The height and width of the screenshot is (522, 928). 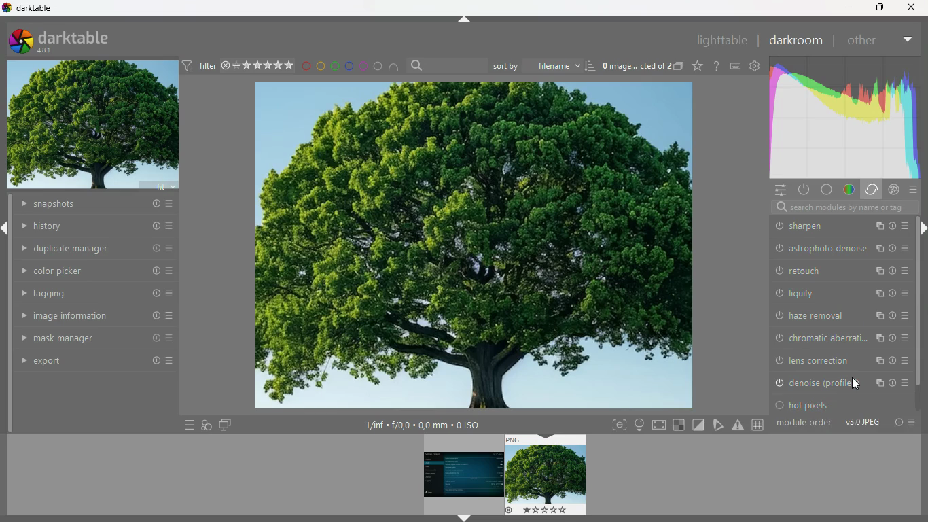 I want to click on light, so click(x=639, y=425).